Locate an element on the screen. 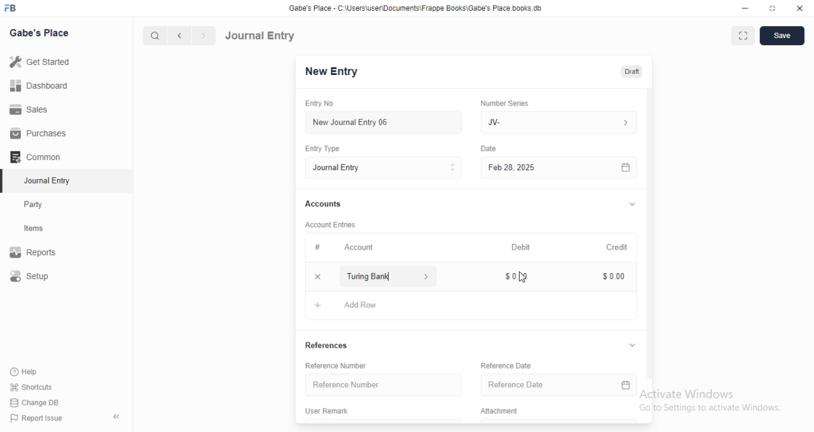 This screenshot has height=432, width=814. ‘Account Entries. is located at coordinates (336, 224).